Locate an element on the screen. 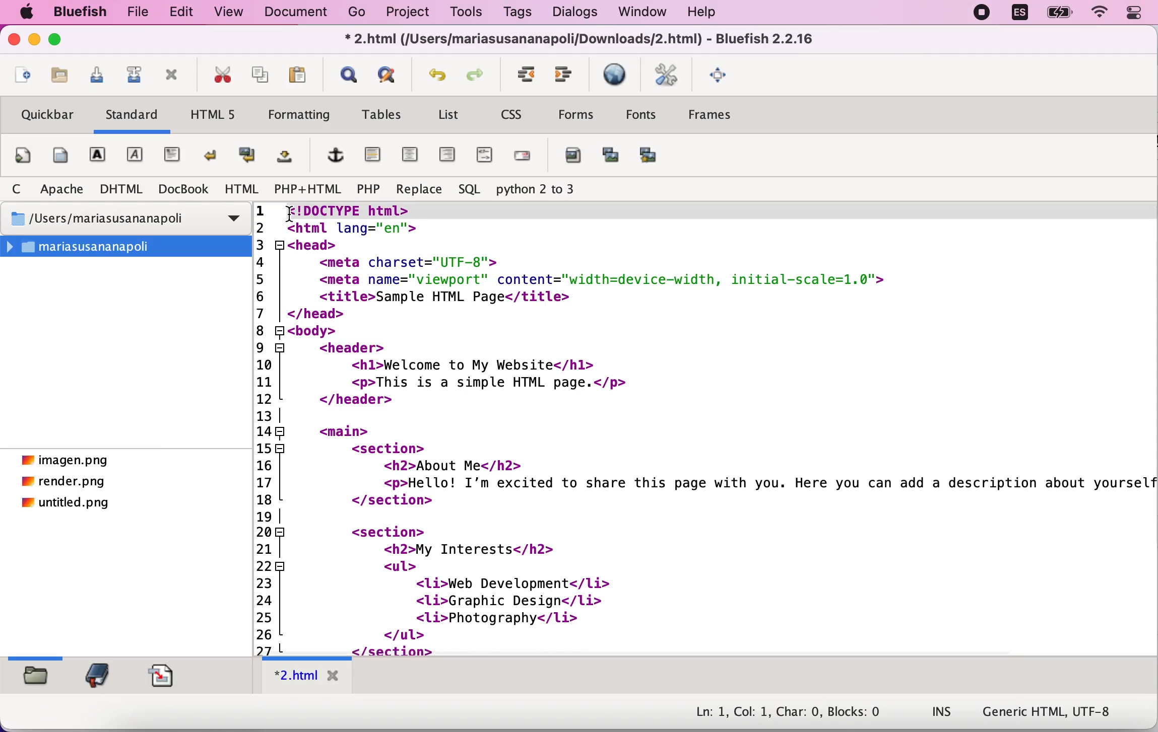 This screenshot has width=1158, height=732. save as is located at coordinates (135, 74).